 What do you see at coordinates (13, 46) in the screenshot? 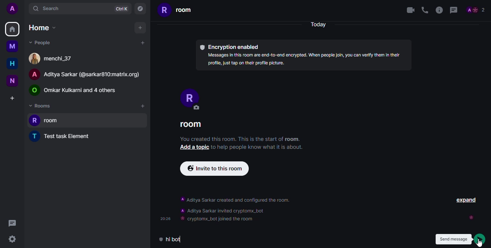
I see `myspace` at bounding box center [13, 46].